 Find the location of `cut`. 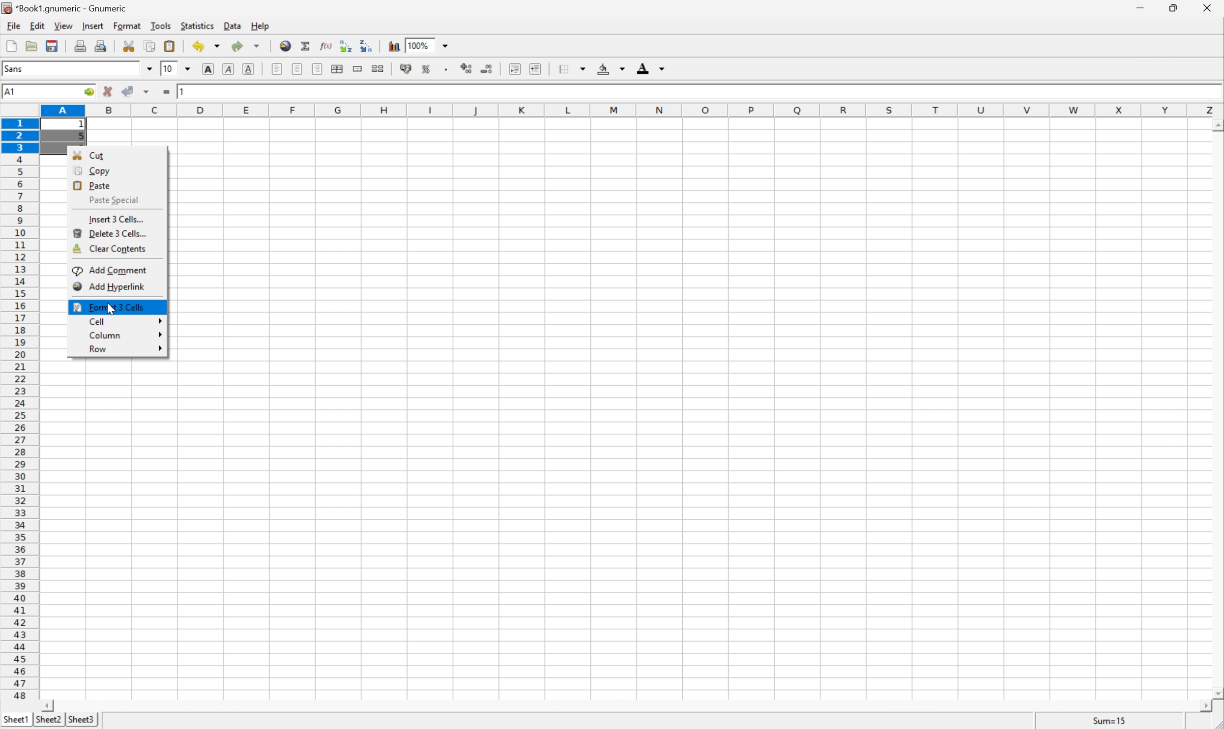

cut is located at coordinates (129, 45).